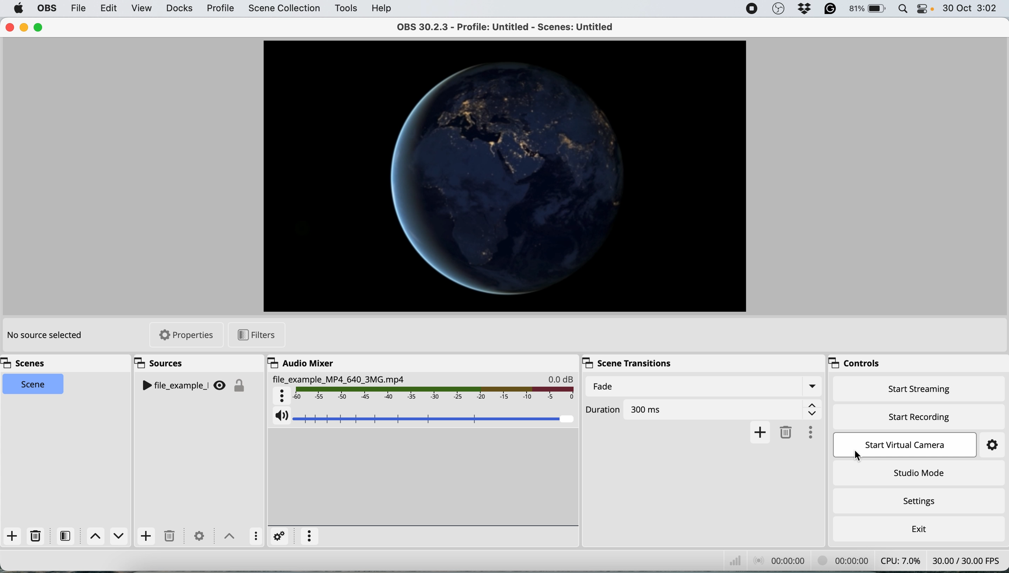 This screenshot has width=1009, height=573. I want to click on cpu usage, so click(900, 560).